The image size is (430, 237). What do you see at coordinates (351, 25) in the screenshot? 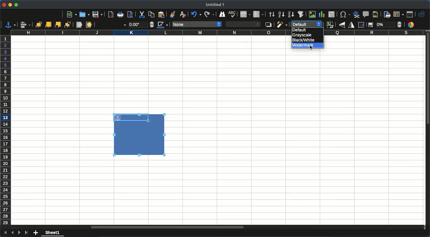
I see `flip horizontally` at bounding box center [351, 25].